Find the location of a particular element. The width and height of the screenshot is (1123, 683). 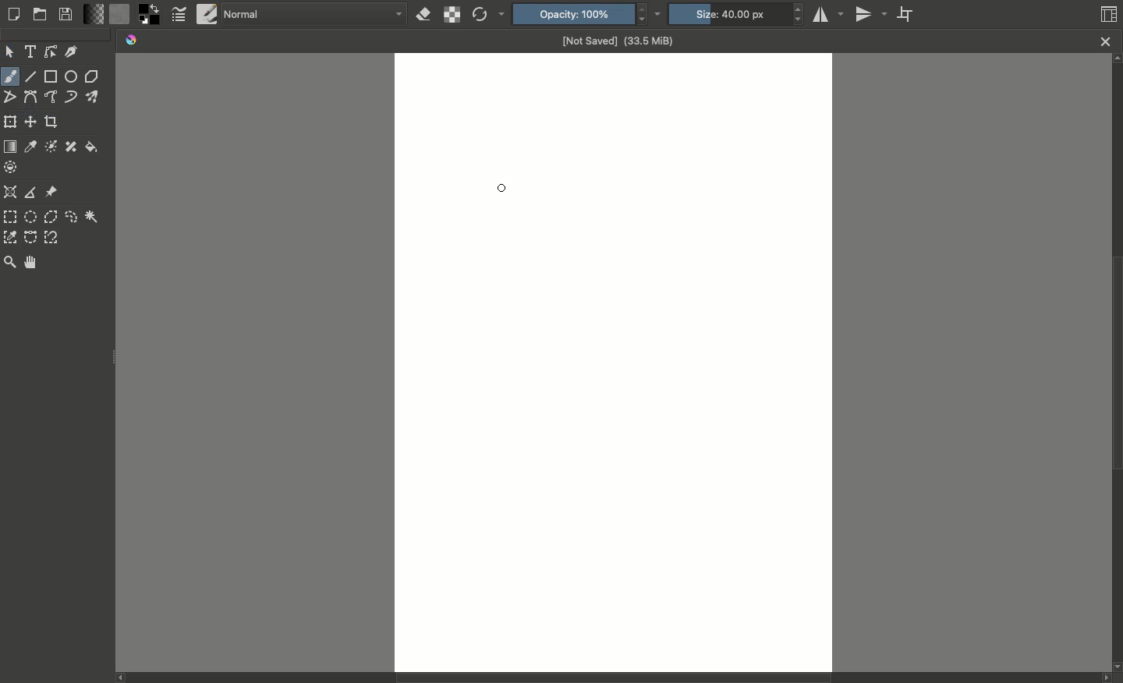

Fill gradients is located at coordinates (96, 15).